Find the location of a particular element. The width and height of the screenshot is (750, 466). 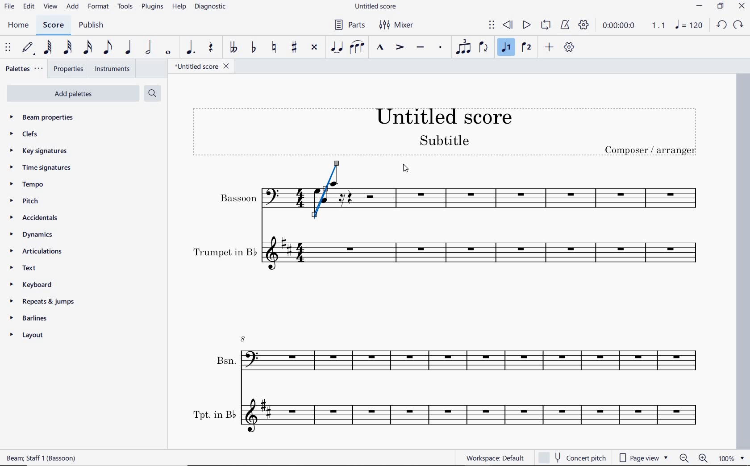

select to move is located at coordinates (492, 25).